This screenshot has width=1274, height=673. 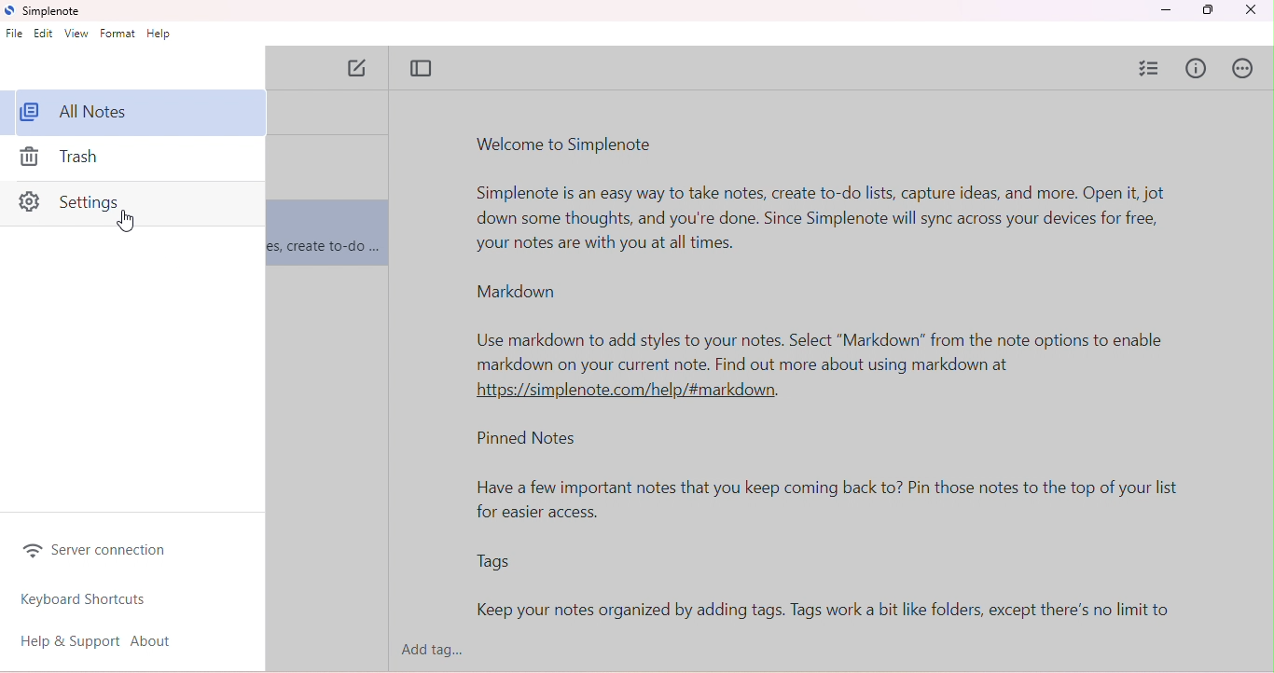 I want to click on close, so click(x=1255, y=10).